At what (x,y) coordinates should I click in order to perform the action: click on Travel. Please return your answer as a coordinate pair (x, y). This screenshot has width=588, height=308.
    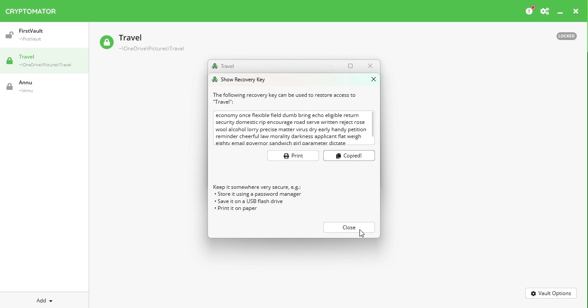
    Looking at the image, I should click on (223, 66).